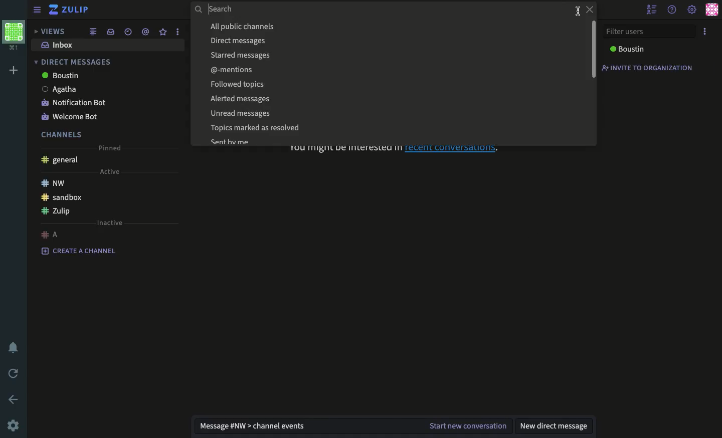 The image size is (722, 438). I want to click on help, so click(671, 11).